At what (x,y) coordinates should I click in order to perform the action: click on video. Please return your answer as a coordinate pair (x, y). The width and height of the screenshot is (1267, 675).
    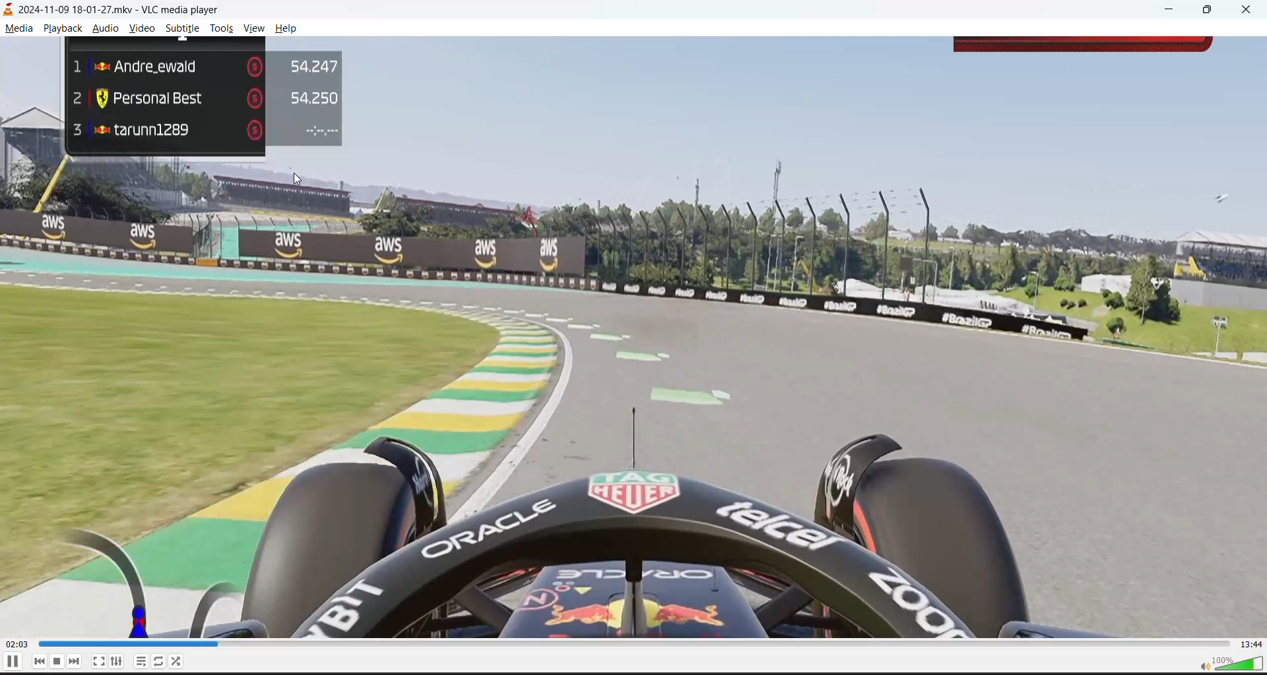
    Looking at the image, I should click on (633, 337).